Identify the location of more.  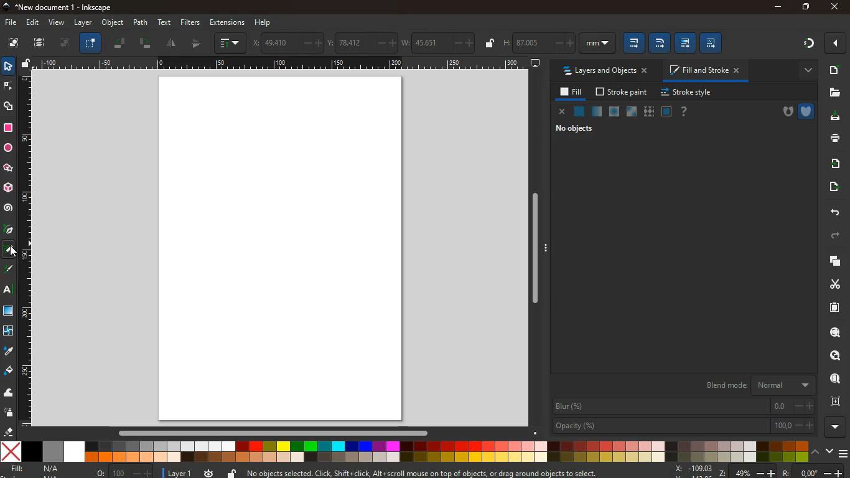
(836, 427).